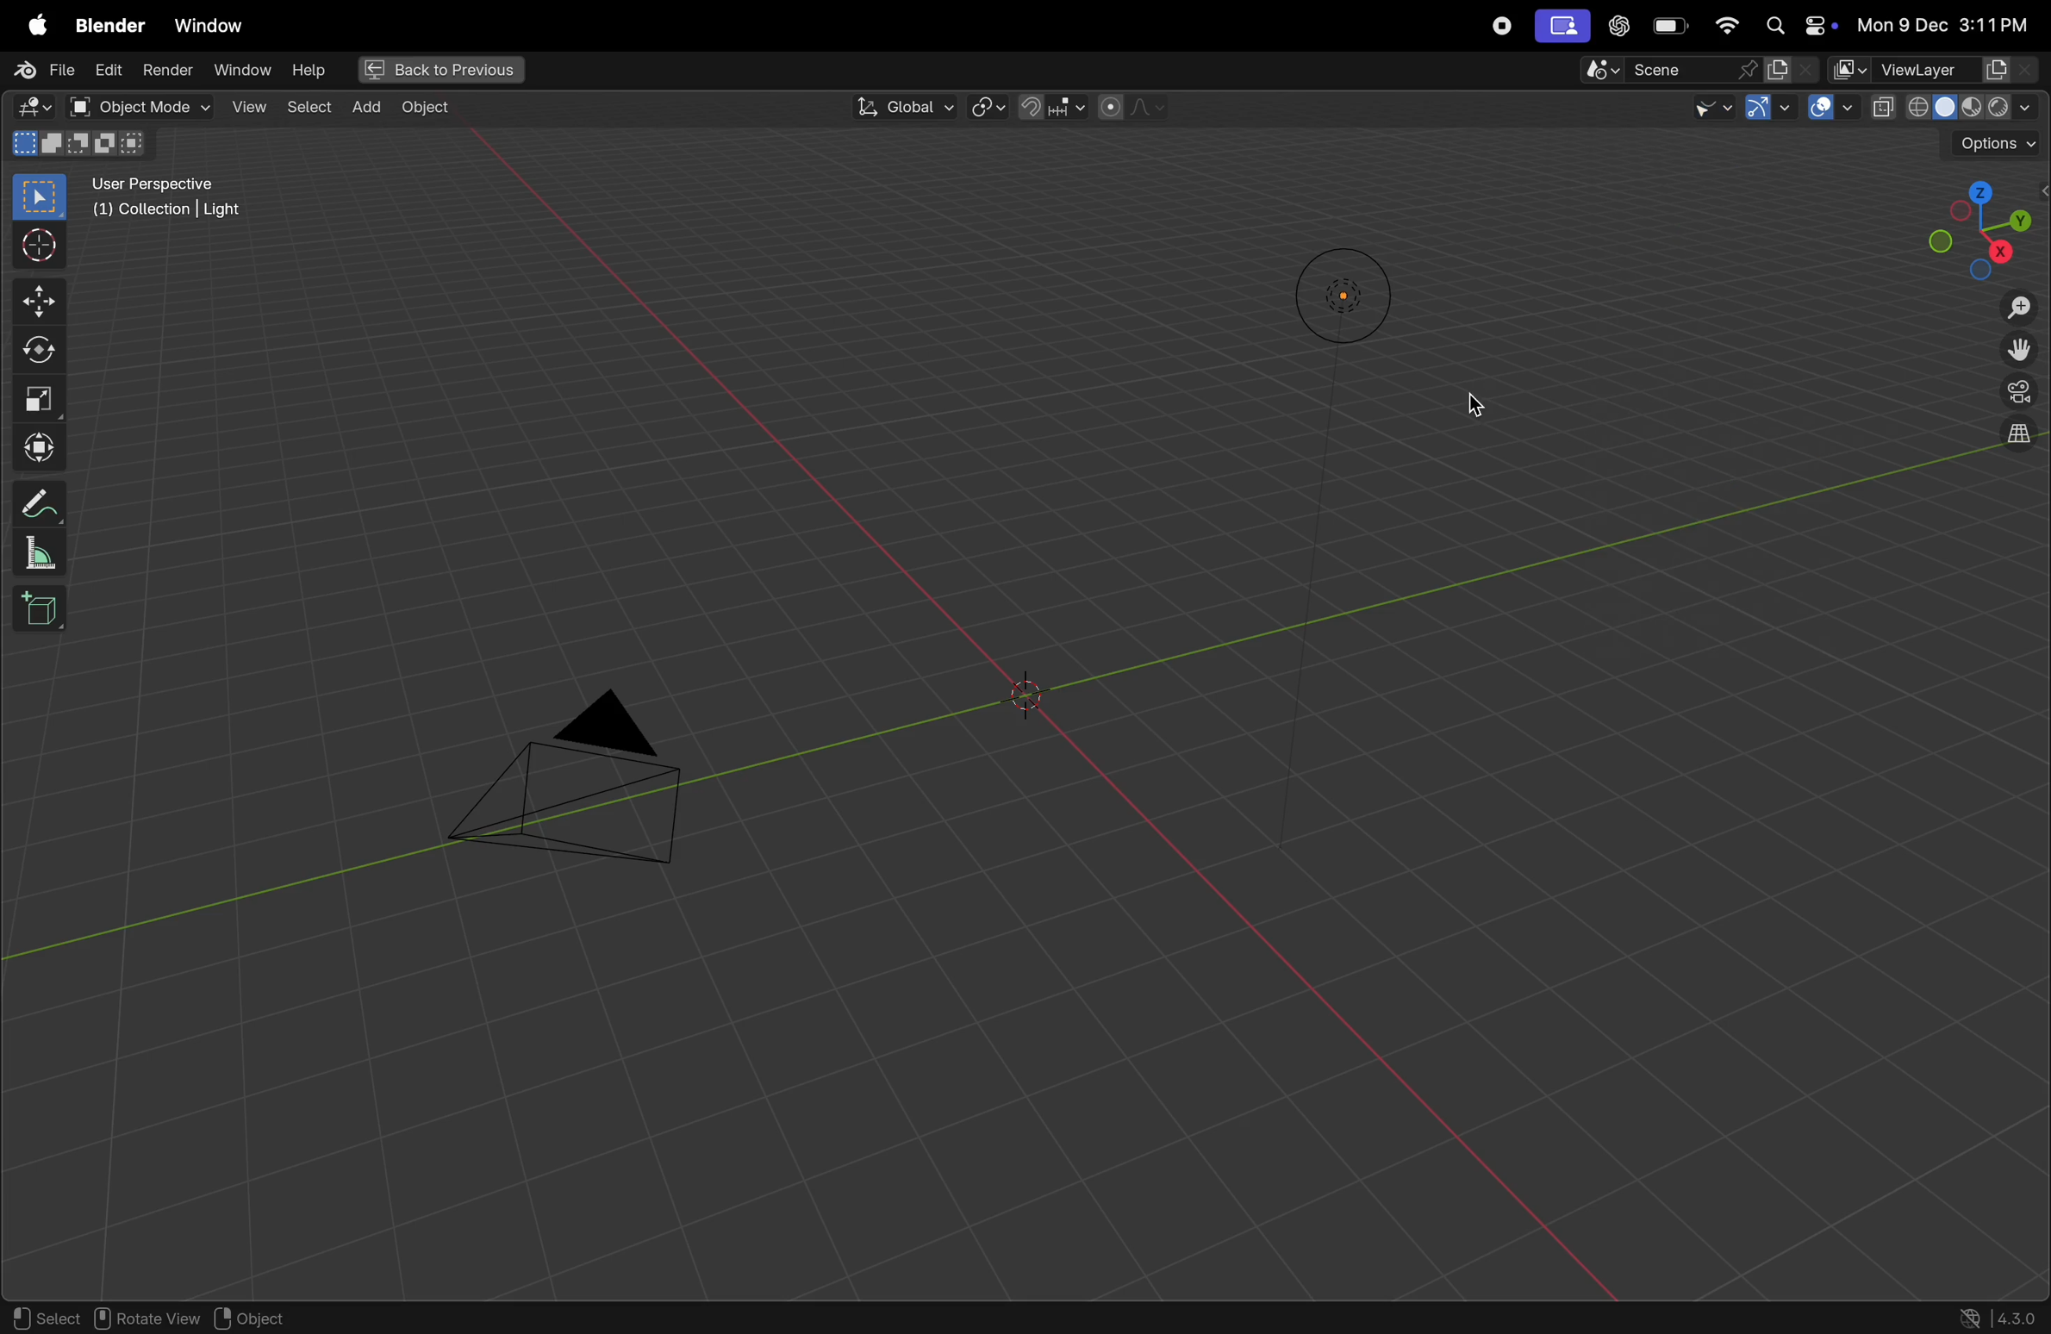  What do you see at coordinates (31, 107) in the screenshot?
I see `edit mode` at bounding box center [31, 107].